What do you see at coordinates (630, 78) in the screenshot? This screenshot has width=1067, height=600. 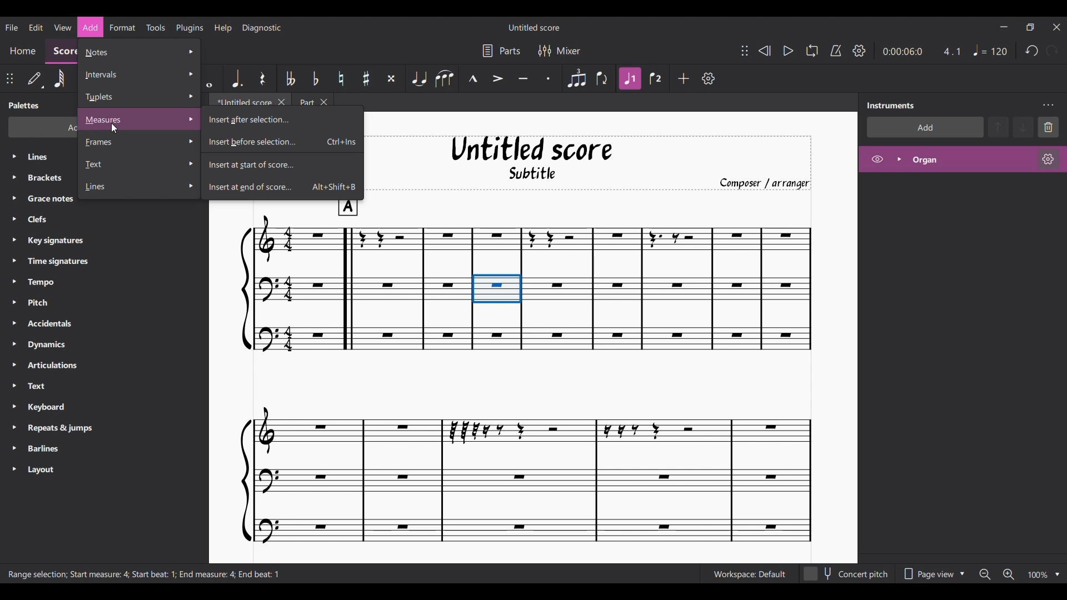 I see `Highlighted after current selection` at bounding box center [630, 78].